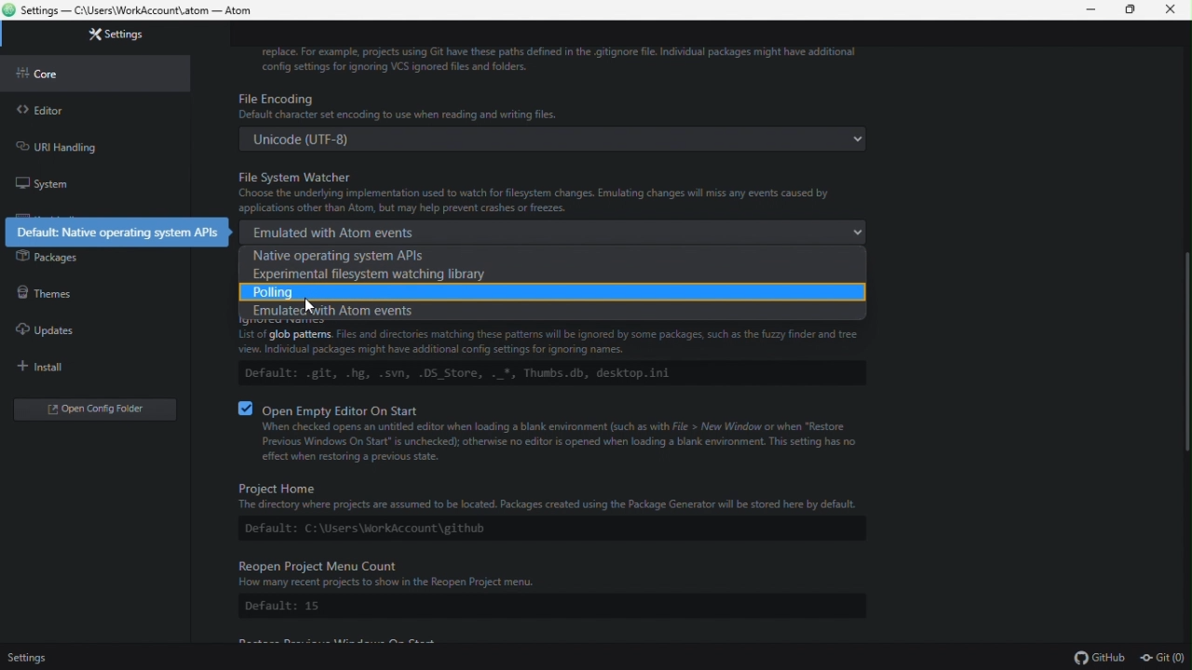  Describe the element at coordinates (549, 104) in the screenshot. I see `File Encoding Default character st encoding to use when reading and writing files.` at that location.